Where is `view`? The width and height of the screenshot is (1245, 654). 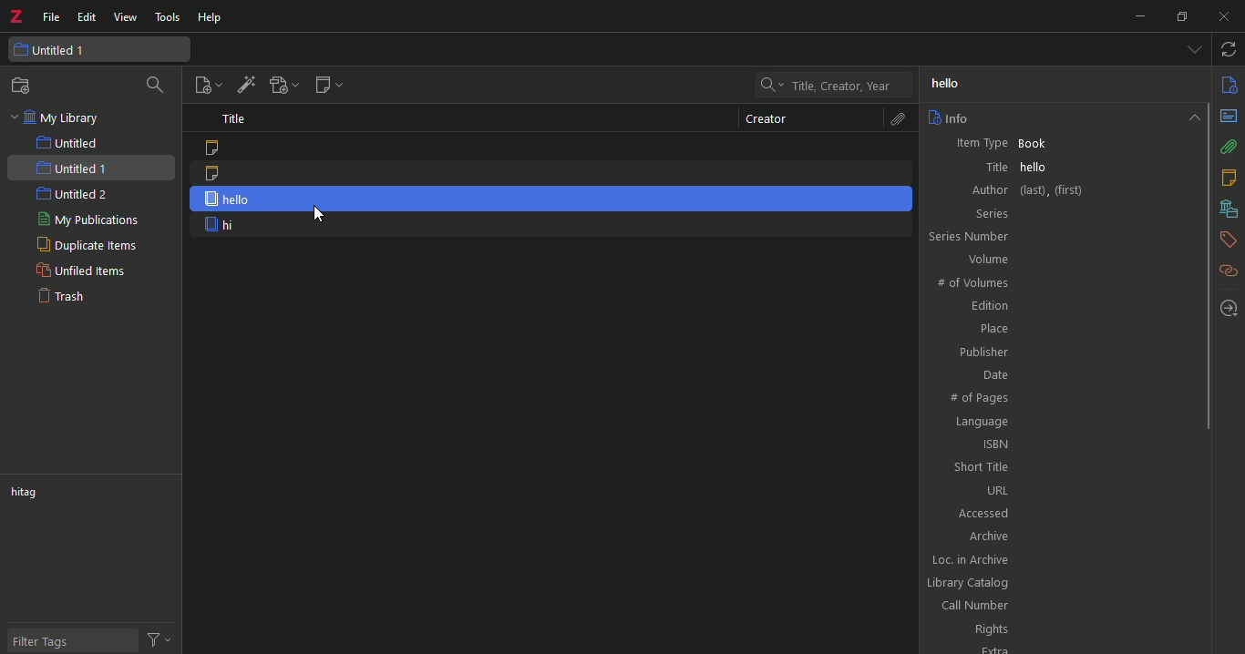
view is located at coordinates (129, 20).